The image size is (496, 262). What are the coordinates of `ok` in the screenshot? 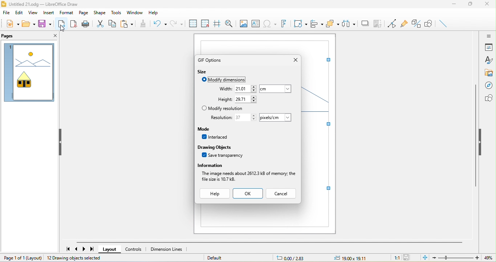 It's located at (249, 193).